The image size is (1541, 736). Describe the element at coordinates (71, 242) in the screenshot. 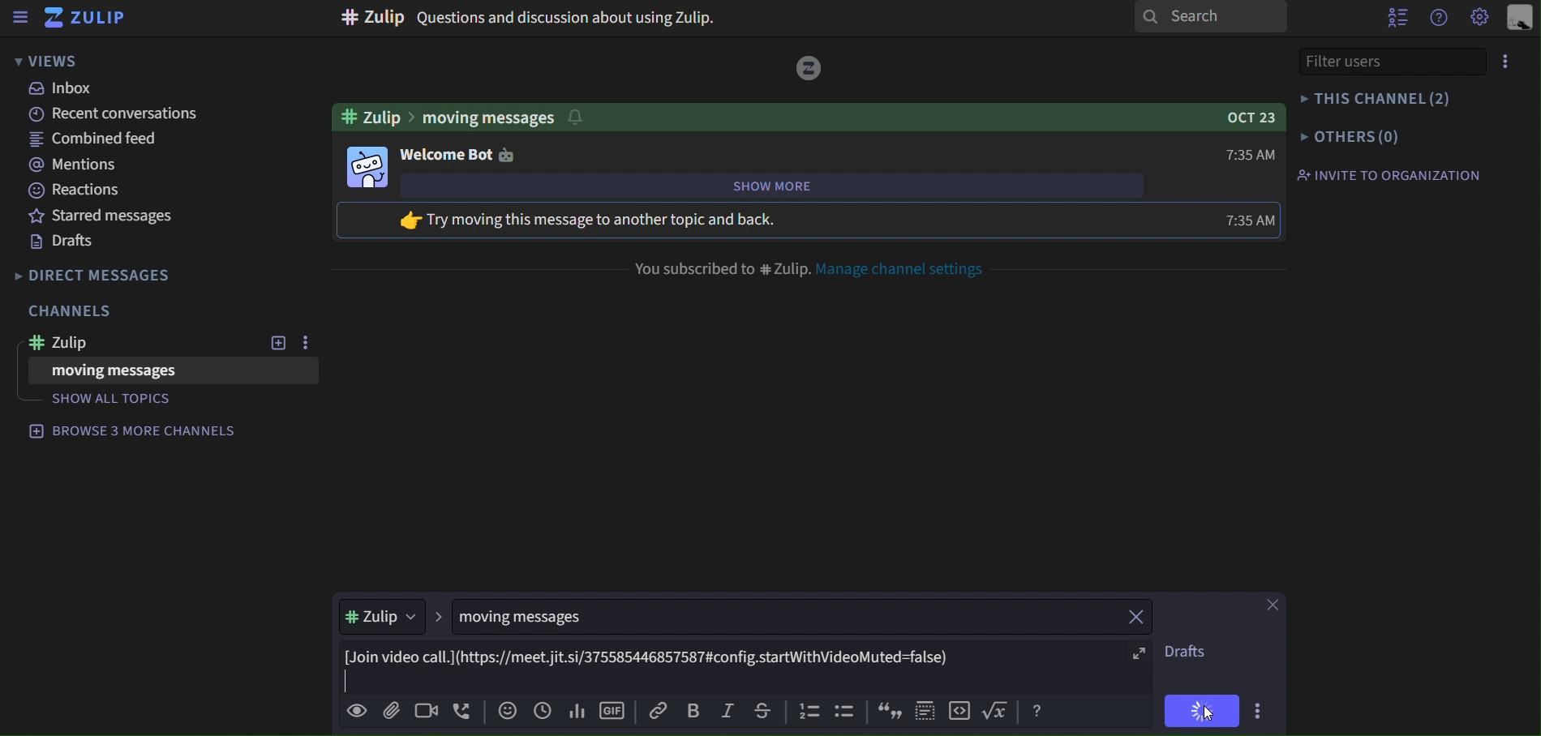

I see `drafts` at that location.